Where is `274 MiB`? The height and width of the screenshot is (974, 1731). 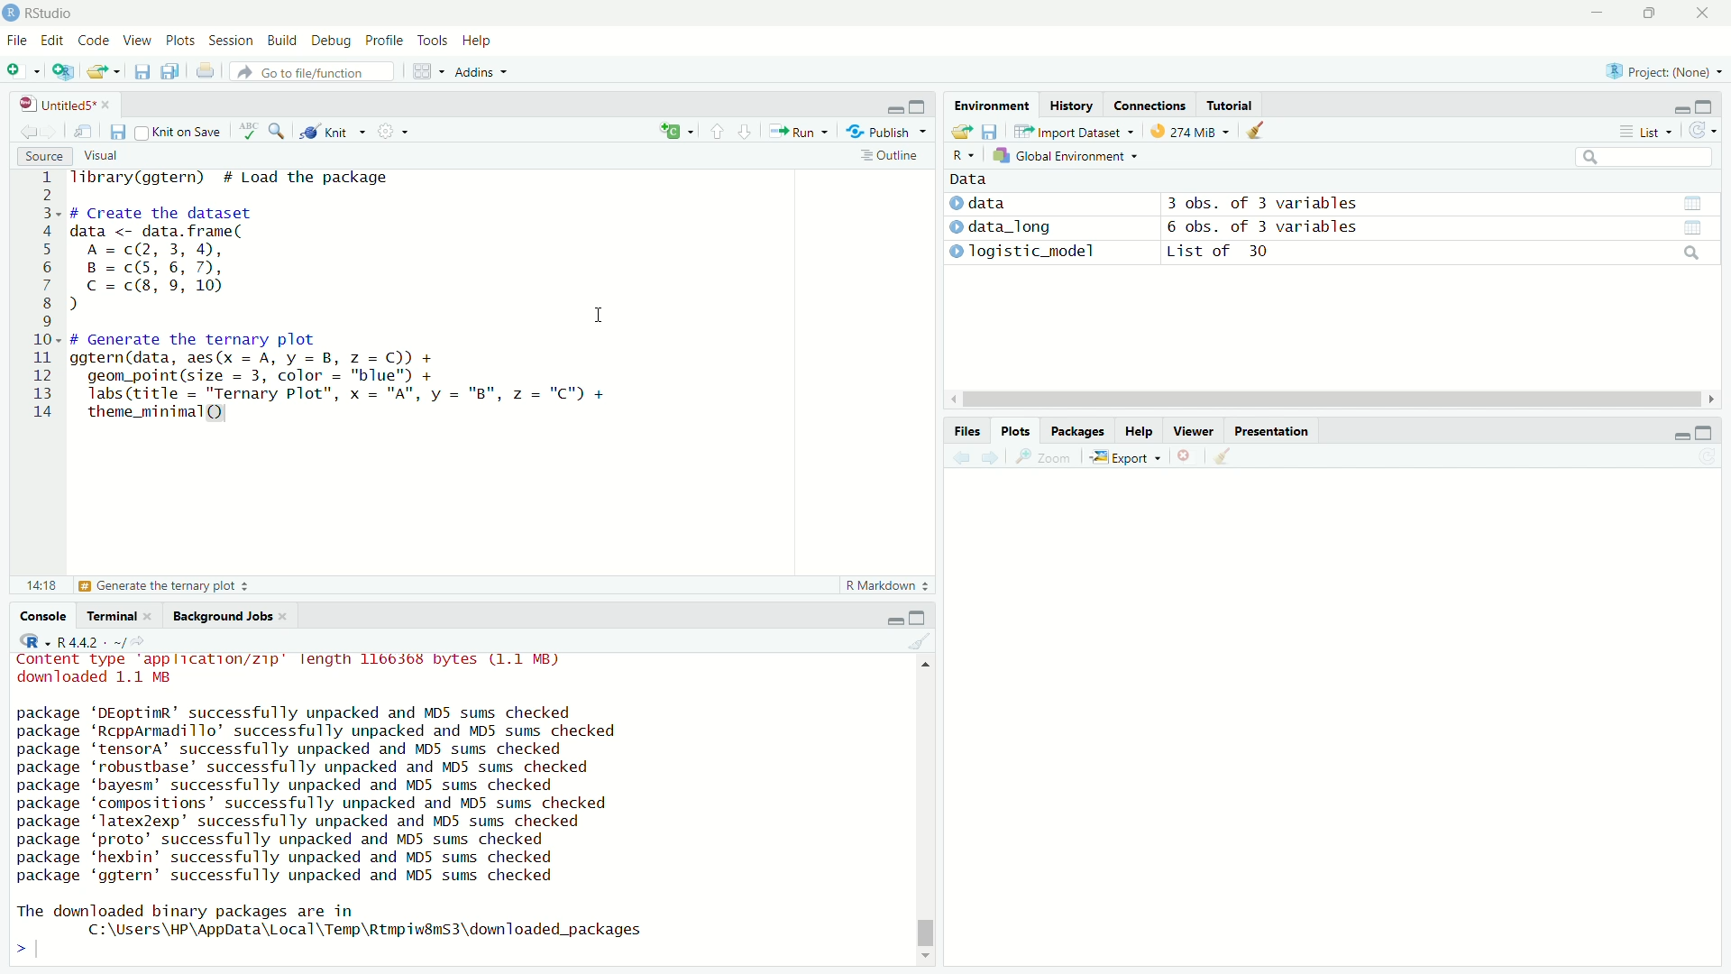 274 MiB is located at coordinates (1185, 132).